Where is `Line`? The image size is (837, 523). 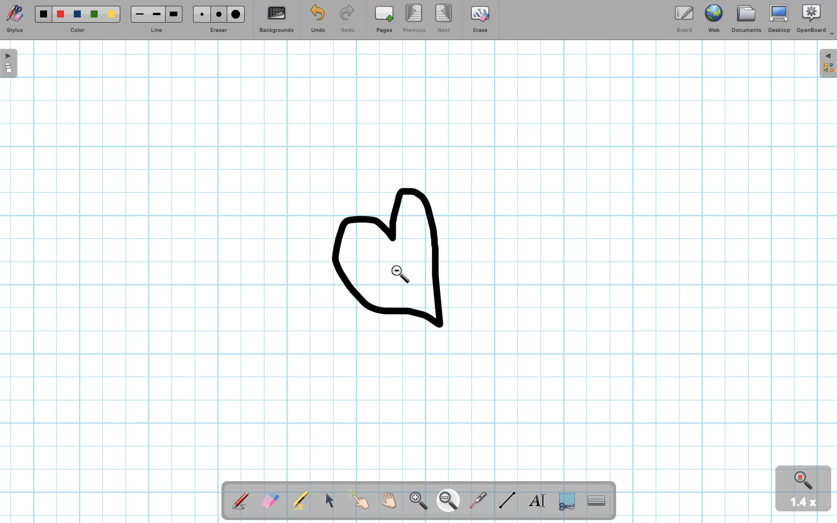 Line is located at coordinates (156, 19).